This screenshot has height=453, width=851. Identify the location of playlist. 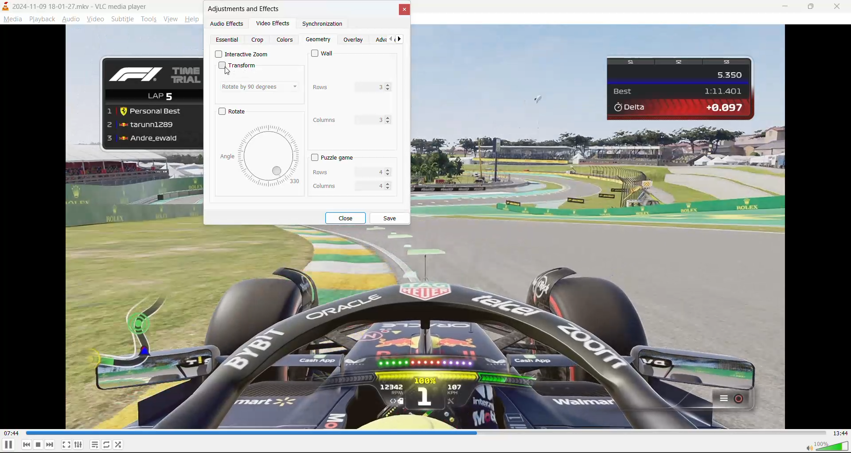
(95, 445).